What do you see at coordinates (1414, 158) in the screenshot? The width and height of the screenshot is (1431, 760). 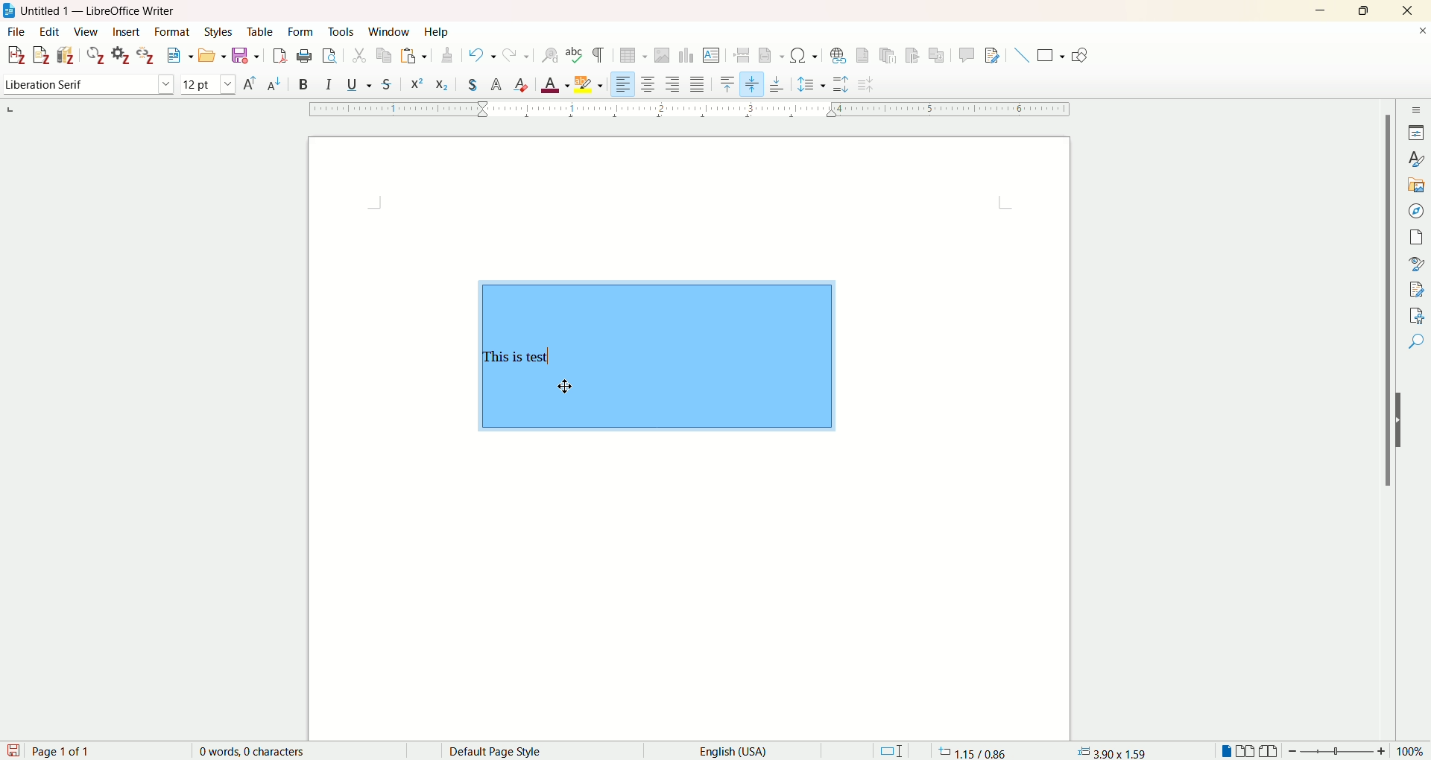 I see `style` at bounding box center [1414, 158].